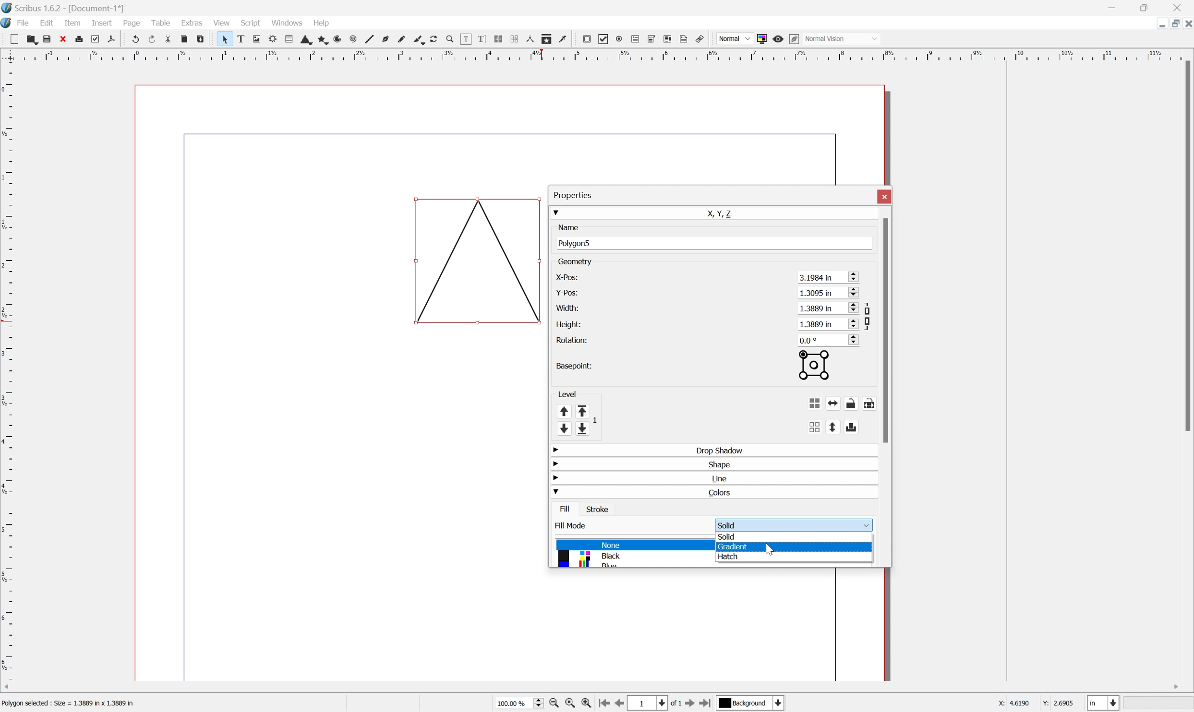 The image size is (1194, 712). I want to click on 1.3095 in, so click(829, 293).